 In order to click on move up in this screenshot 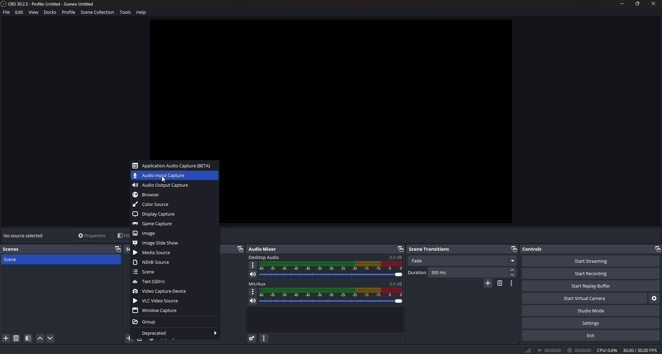, I will do `click(39, 338)`.